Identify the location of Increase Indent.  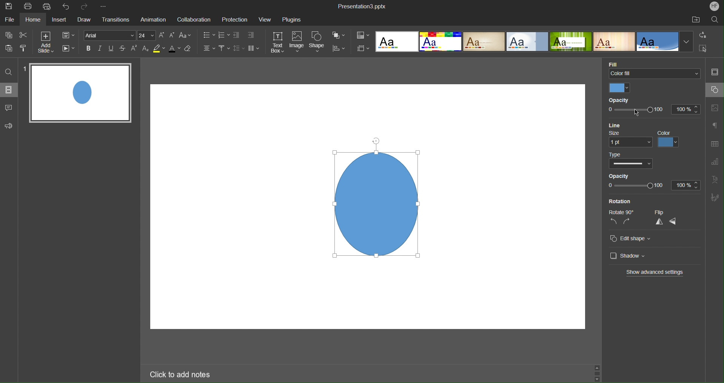
(251, 35).